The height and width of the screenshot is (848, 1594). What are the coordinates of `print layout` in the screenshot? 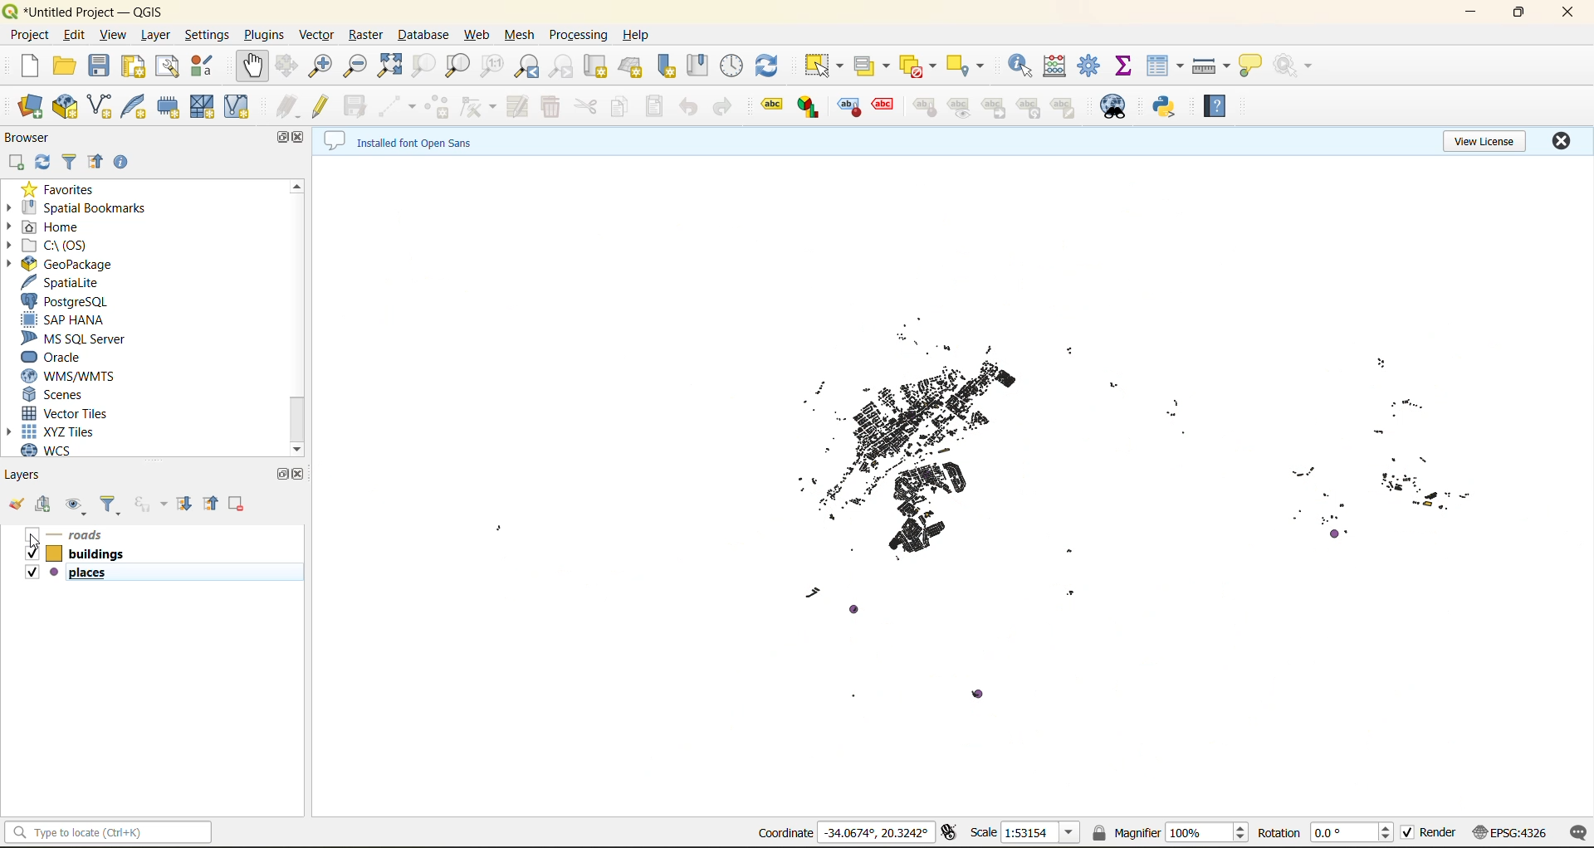 It's located at (134, 70).